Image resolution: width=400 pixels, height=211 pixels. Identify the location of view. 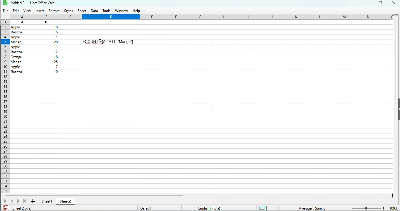
(27, 11).